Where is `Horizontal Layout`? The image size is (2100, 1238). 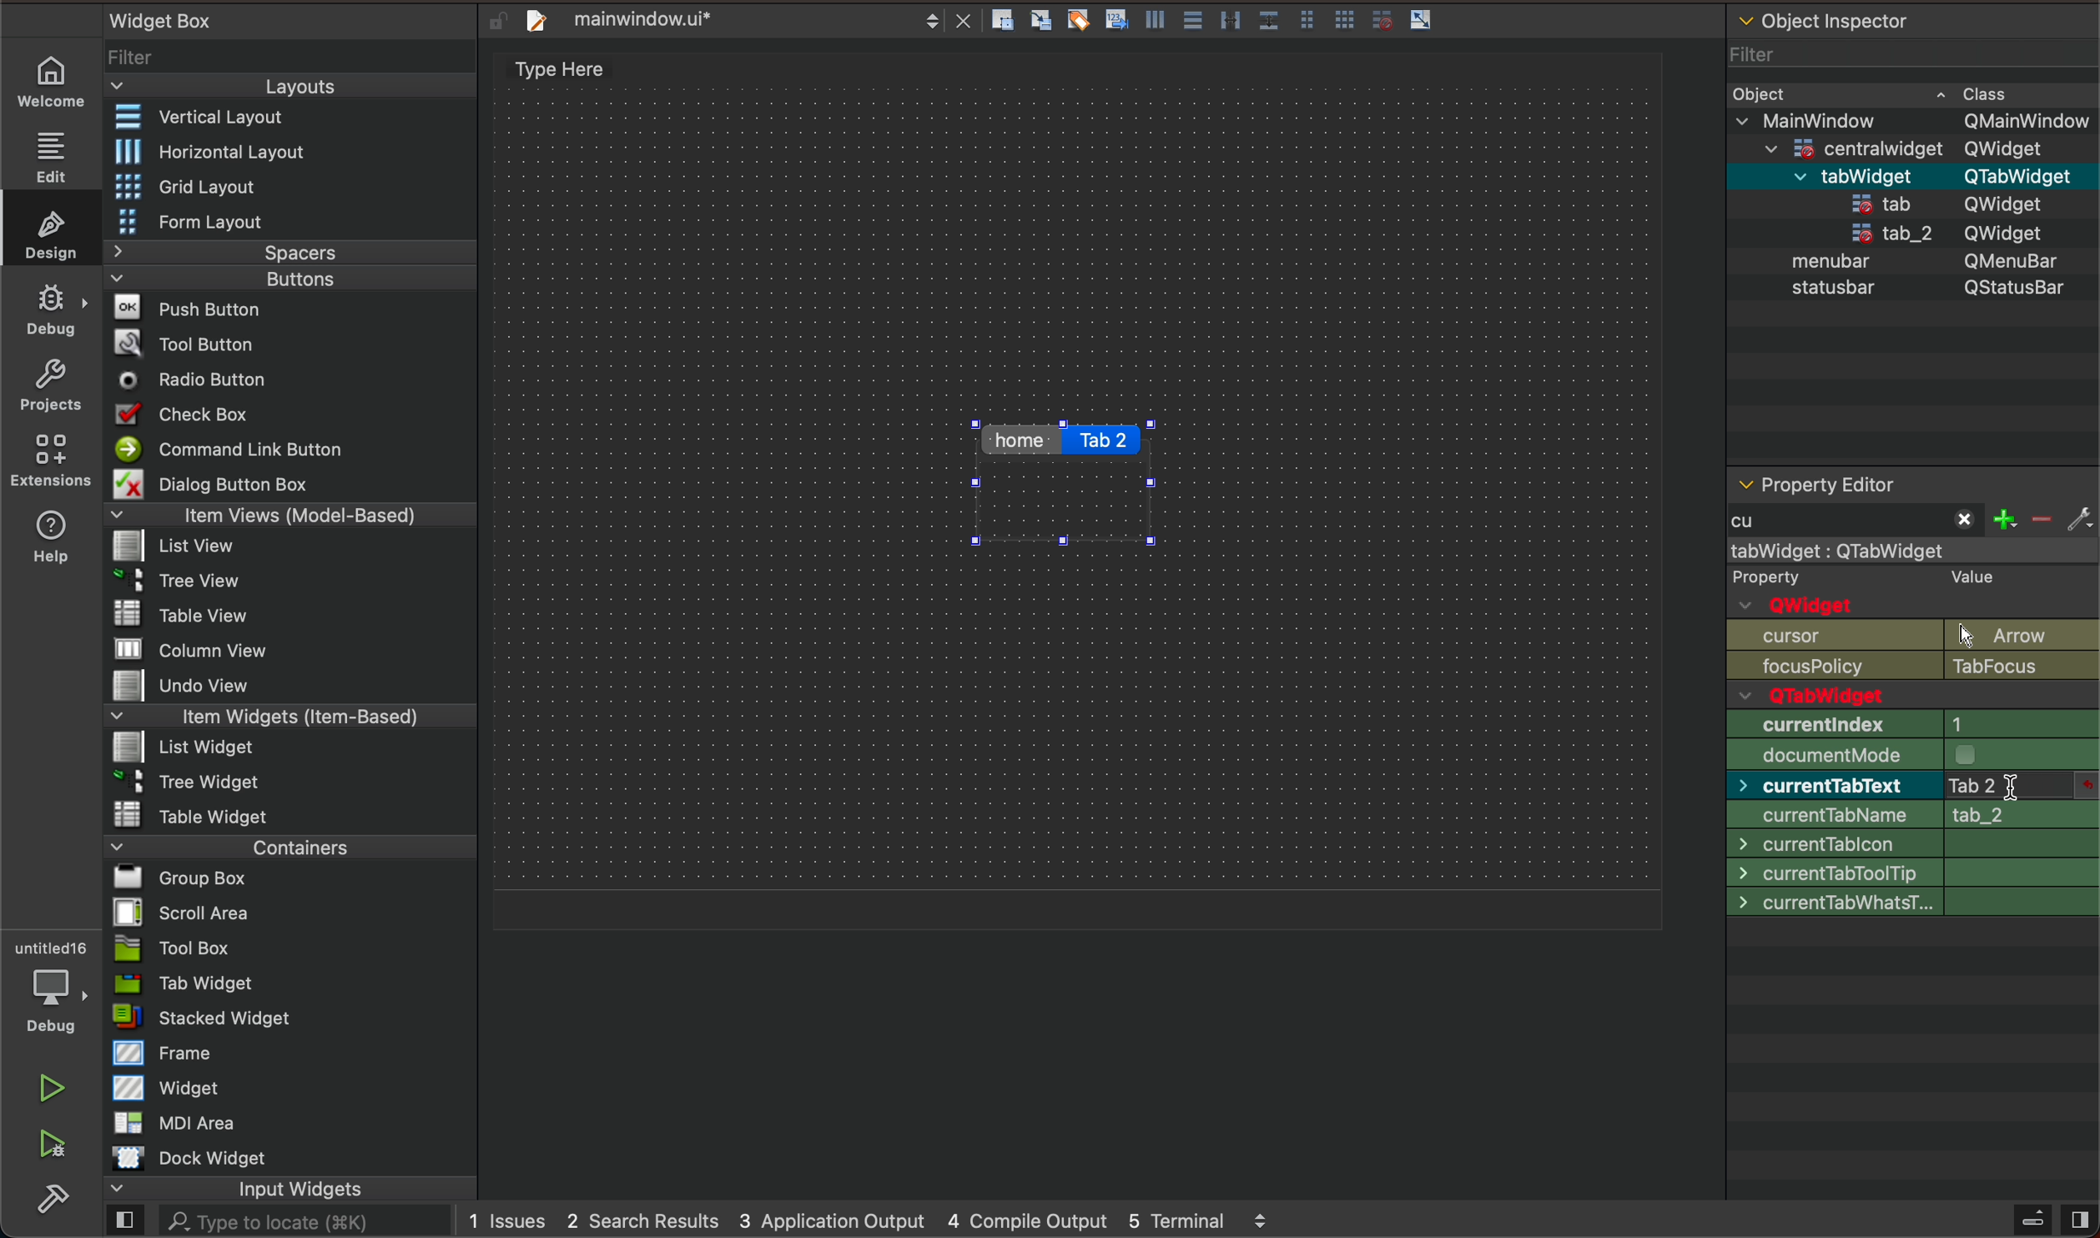 Horizontal Layout is located at coordinates (198, 153).